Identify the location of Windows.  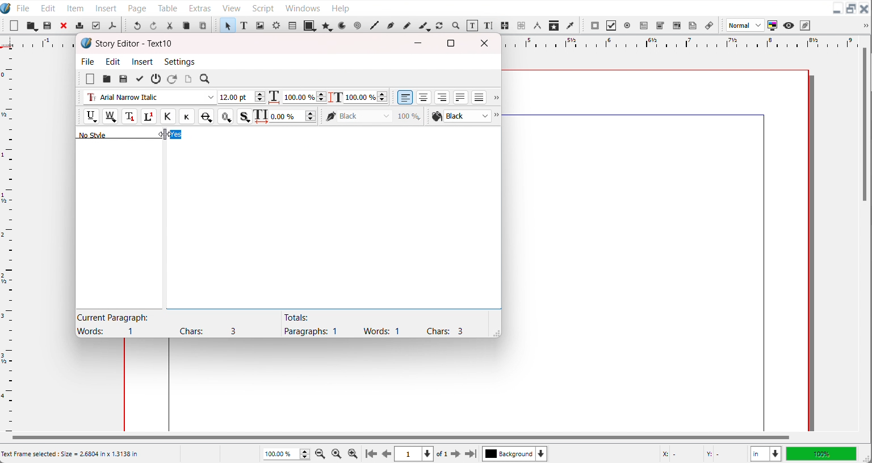
(303, 7).